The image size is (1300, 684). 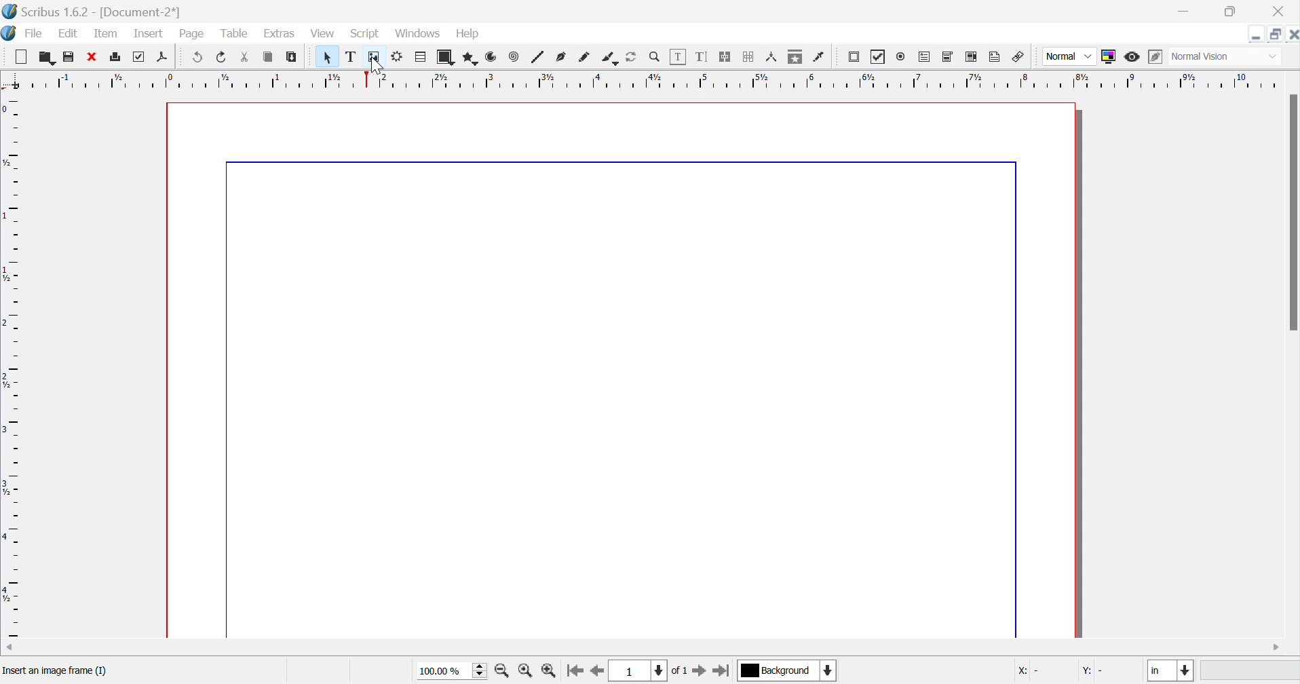 I want to click on script, so click(x=365, y=34).